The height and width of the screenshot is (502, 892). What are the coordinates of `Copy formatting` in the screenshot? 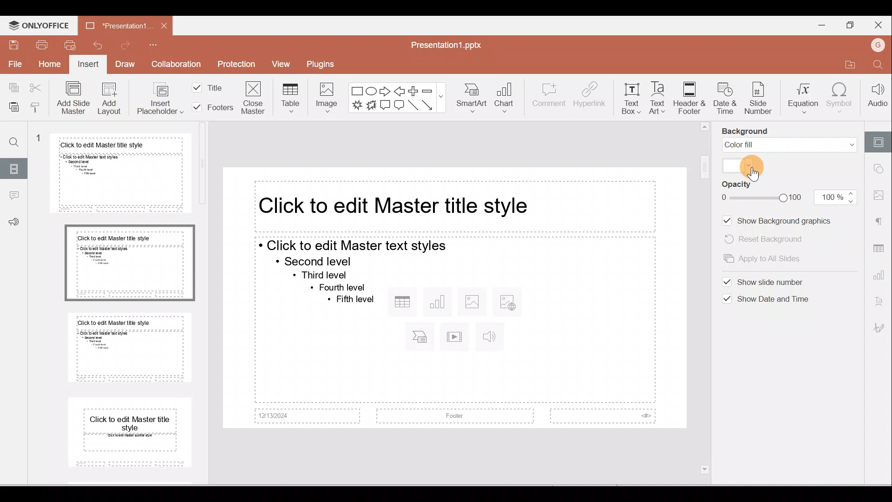 It's located at (35, 106).